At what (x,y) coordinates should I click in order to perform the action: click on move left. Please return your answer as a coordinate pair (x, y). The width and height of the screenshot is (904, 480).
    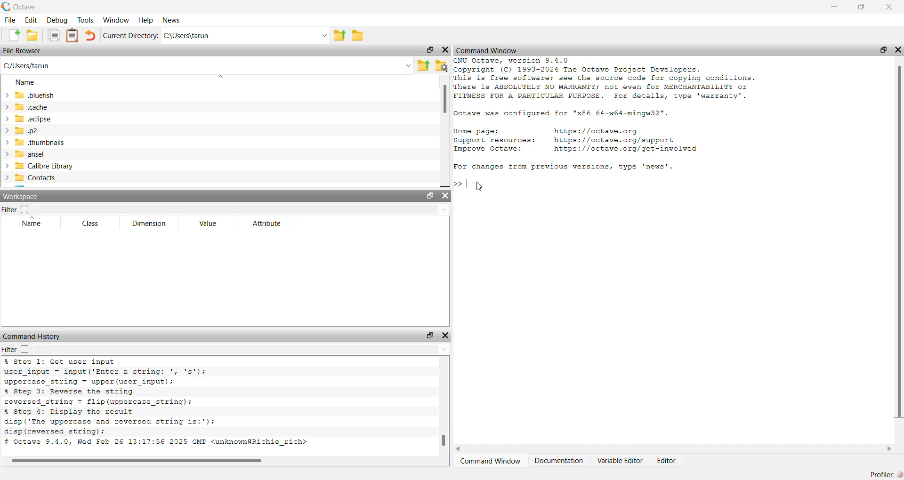
    Looking at the image, I should click on (460, 448).